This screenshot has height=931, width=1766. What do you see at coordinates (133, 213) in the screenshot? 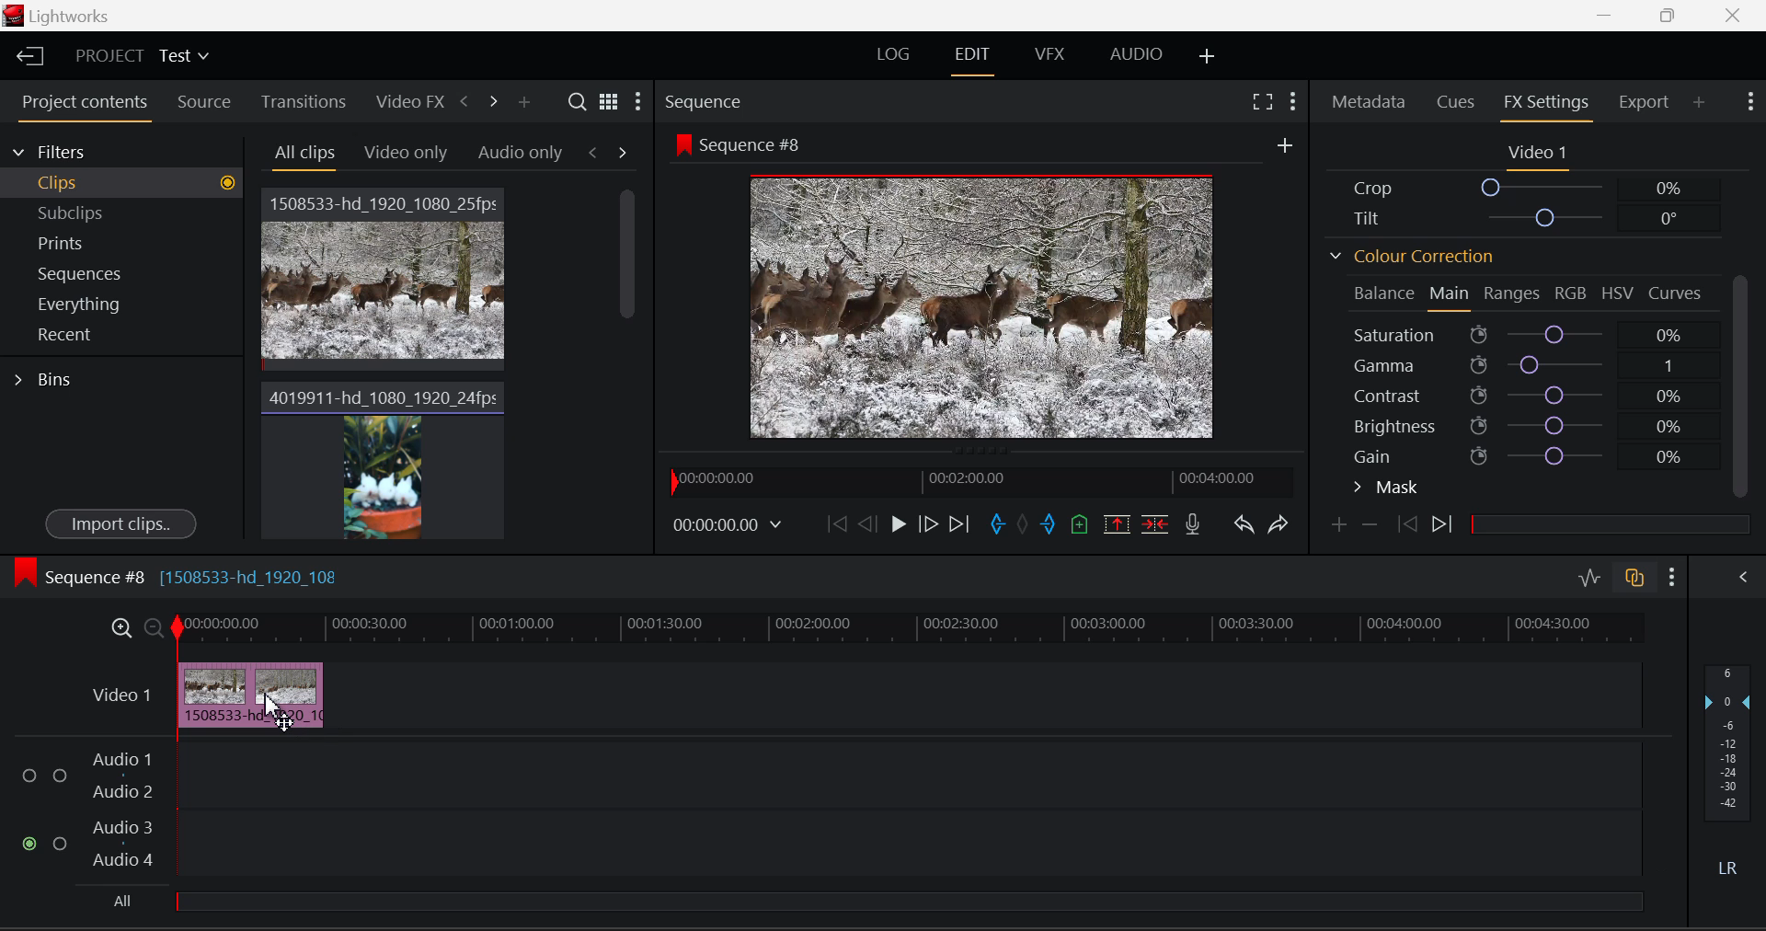
I see `Subclips` at bounding box center [133, 213].